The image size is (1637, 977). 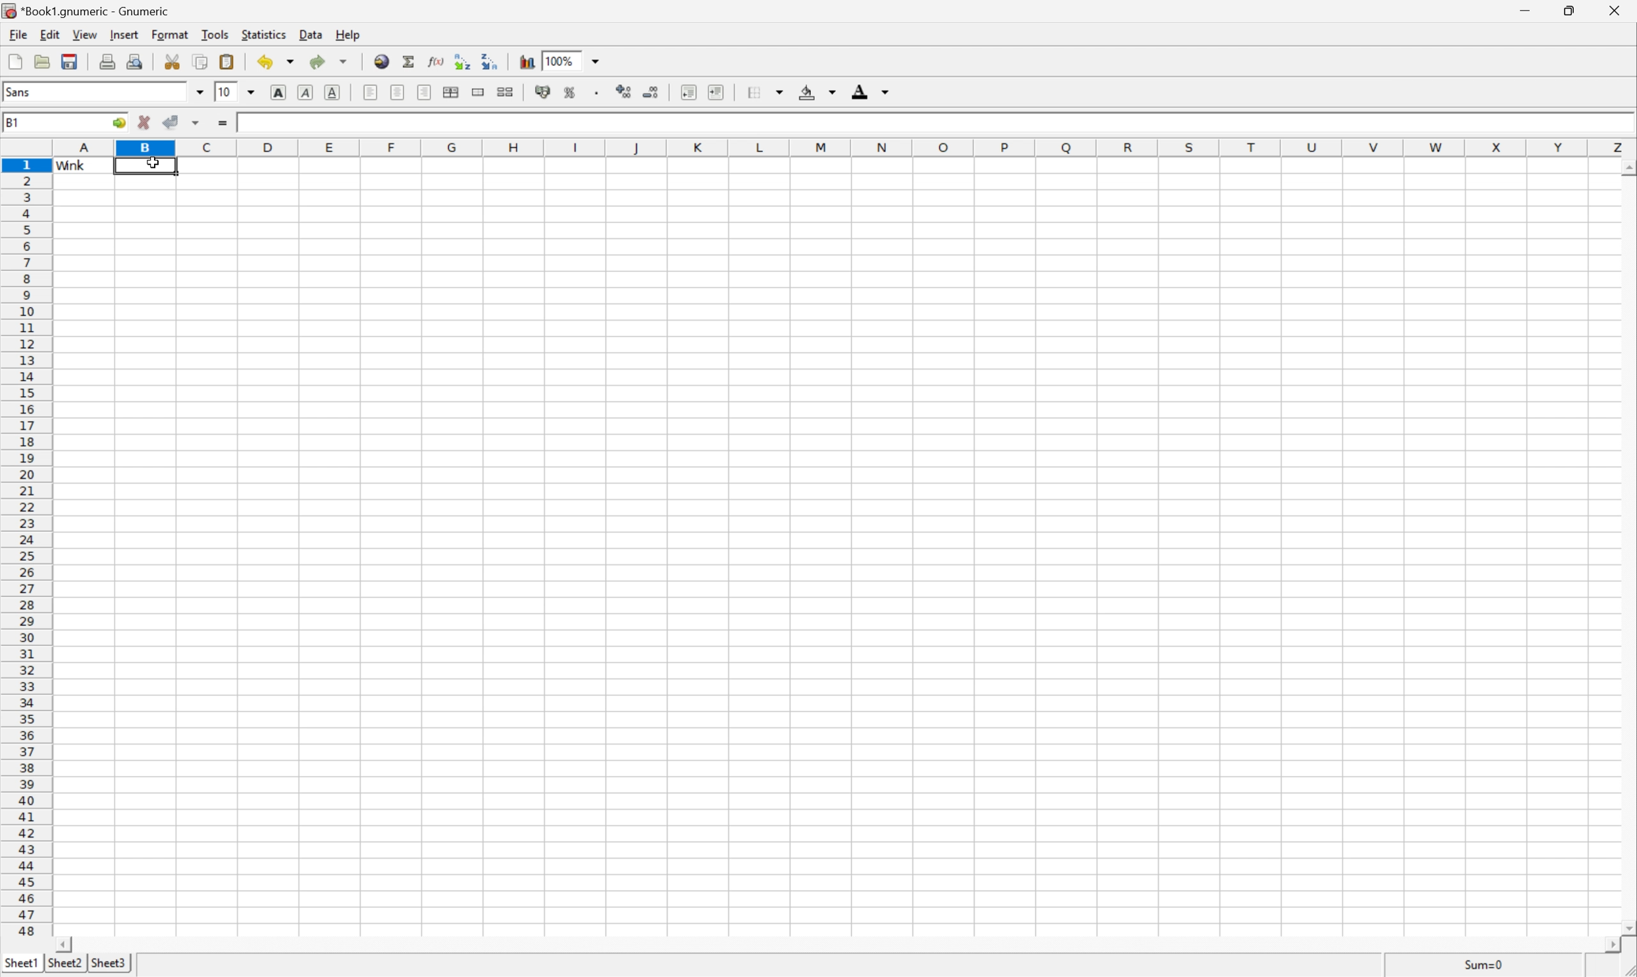 I want to click on Set the format of the selected cells to include a thousands separator, so click(x=596, y=92).